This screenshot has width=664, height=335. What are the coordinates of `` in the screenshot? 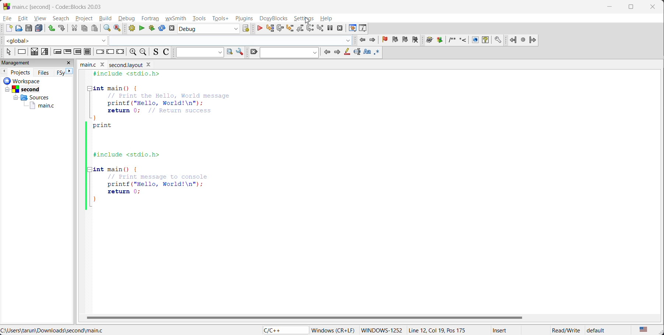 It's located at (30, 97).